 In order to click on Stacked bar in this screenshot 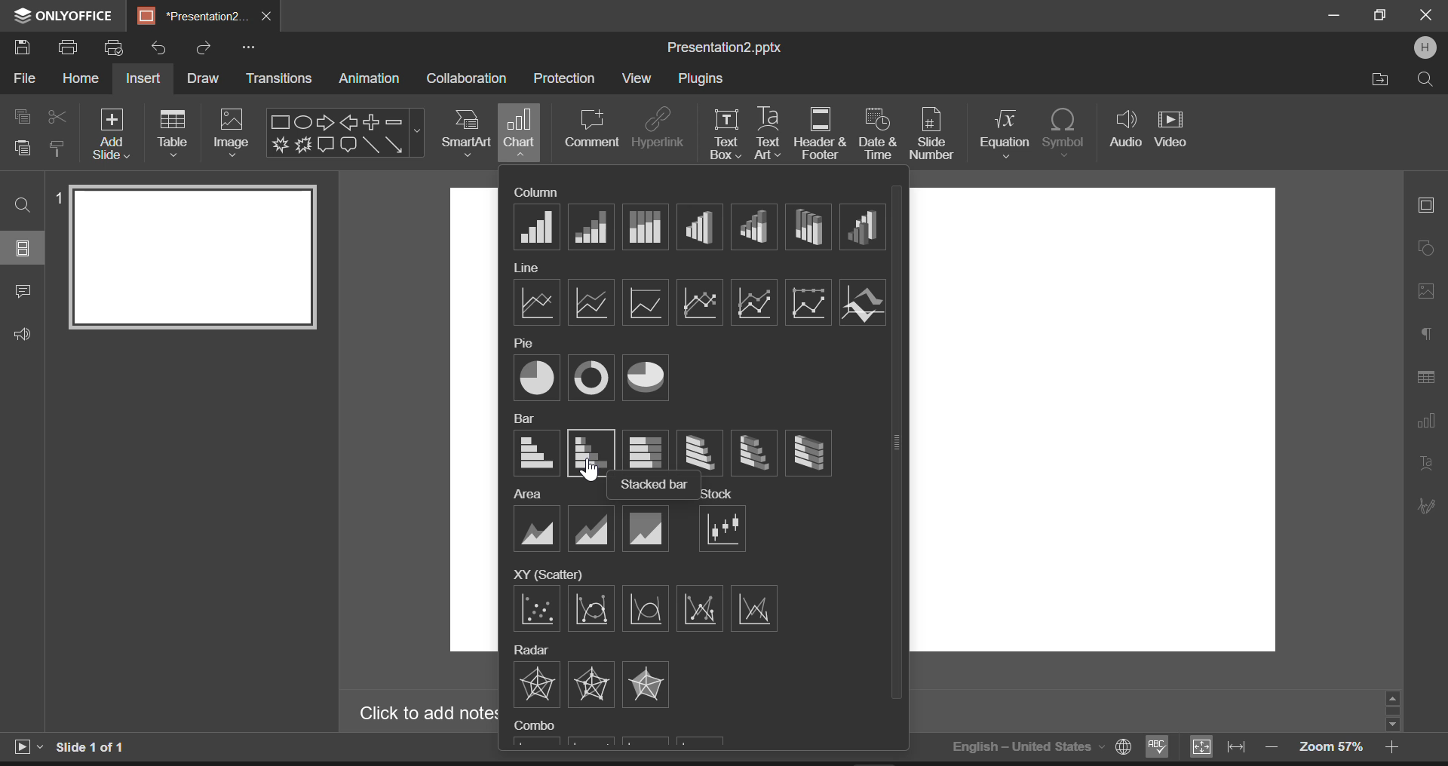, I will do `click(655, 486)`.